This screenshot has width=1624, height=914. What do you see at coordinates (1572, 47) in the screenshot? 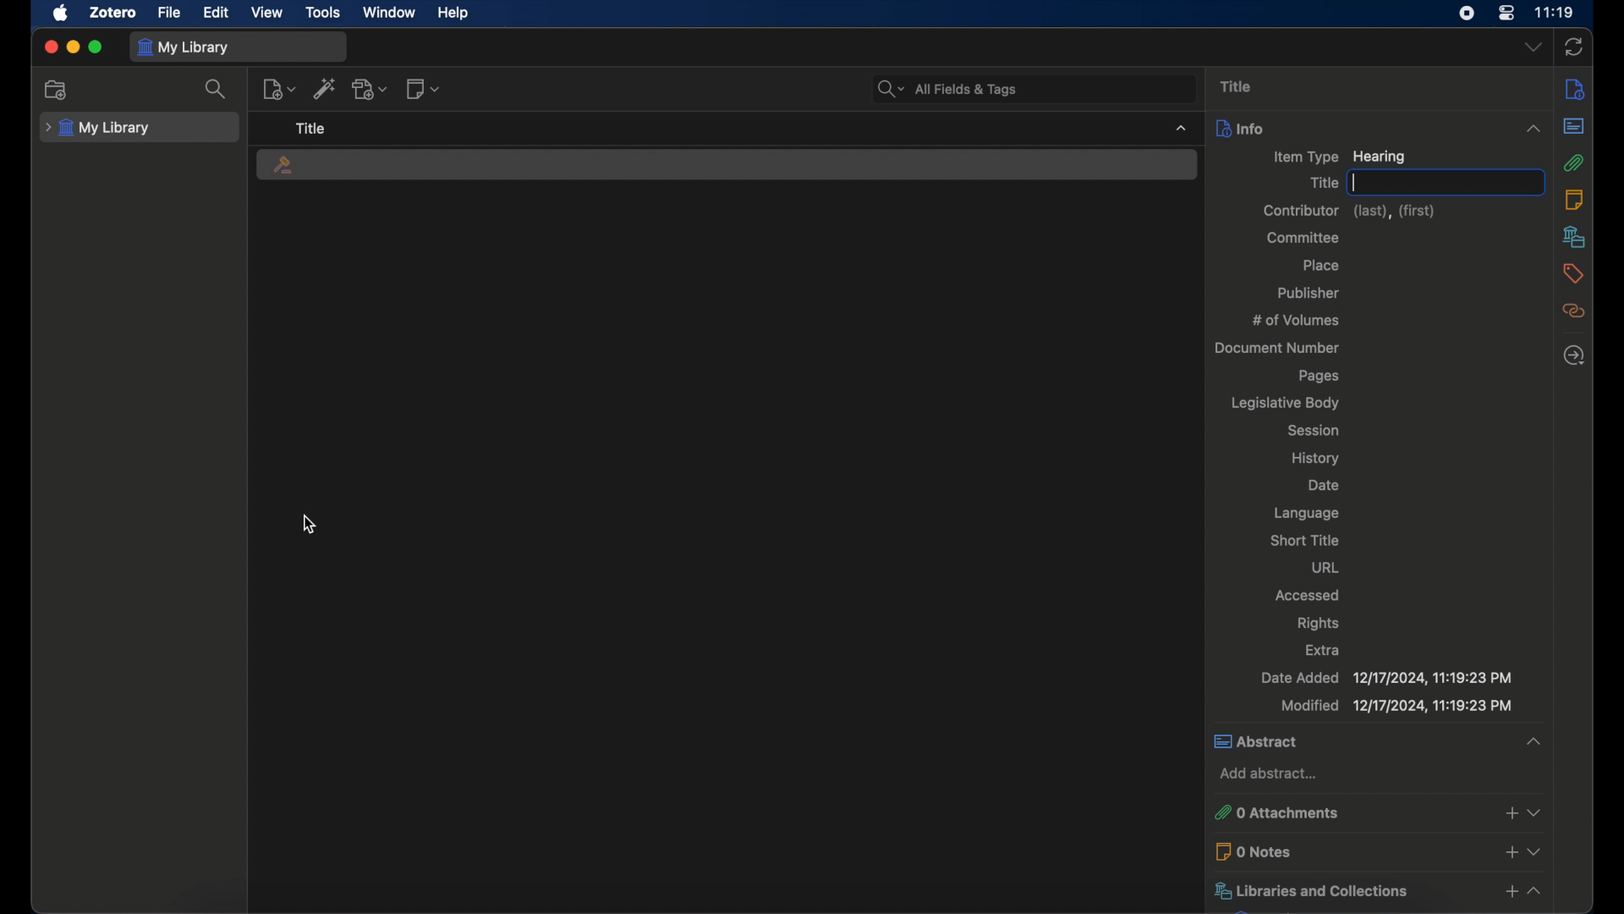
I see `ync` at bounding box center [1572, 47].